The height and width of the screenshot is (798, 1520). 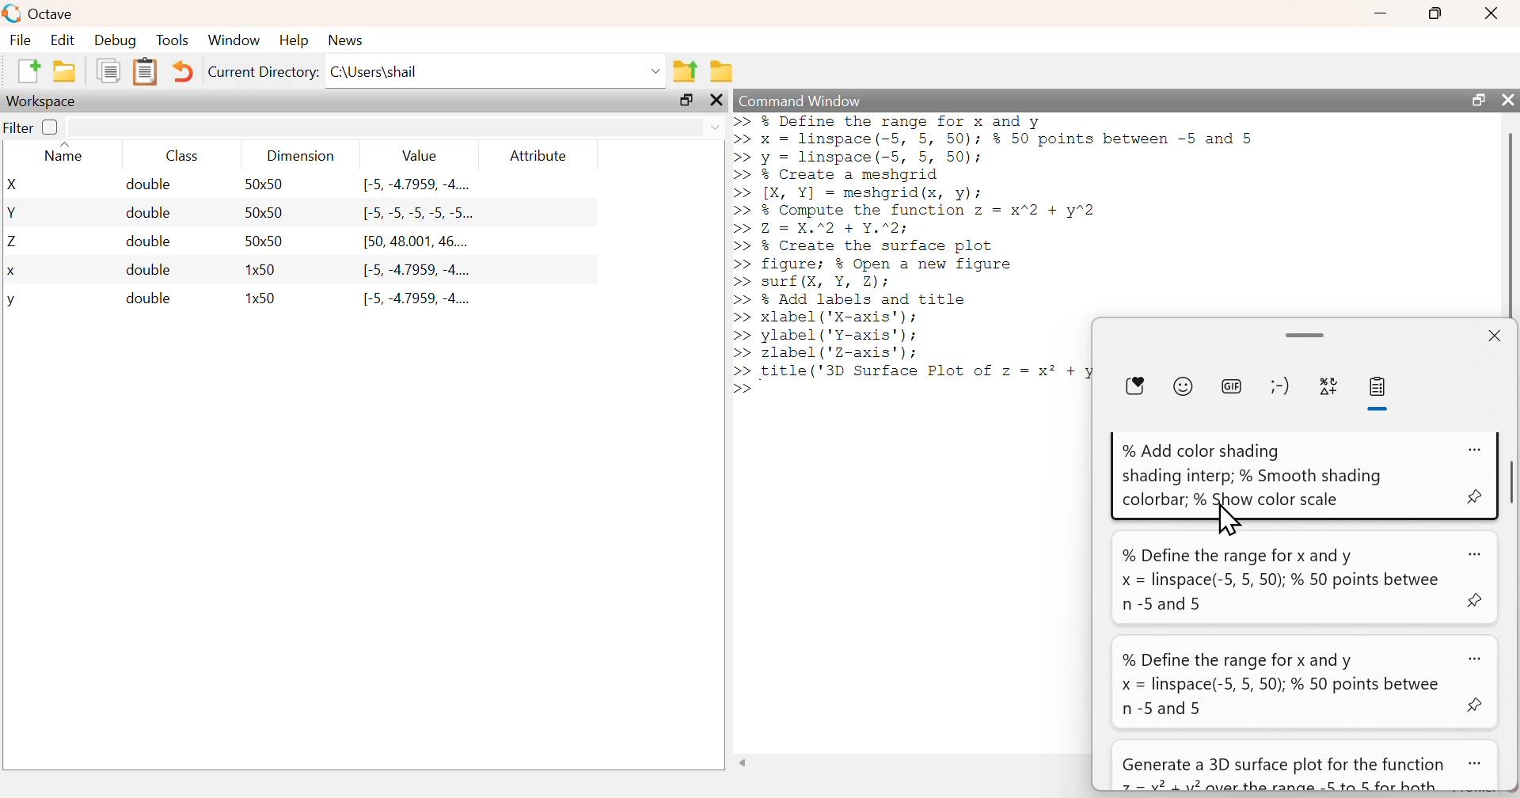 I want to click on [-5, -4.7959, 4..., so click(x=416, y=185).